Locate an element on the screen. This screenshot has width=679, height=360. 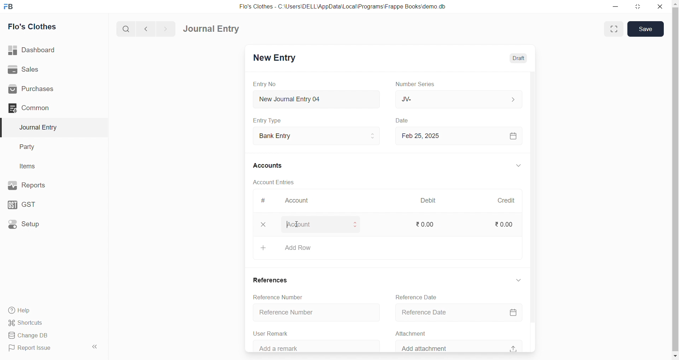
Bank Entry is located at coordinates (320, 136).